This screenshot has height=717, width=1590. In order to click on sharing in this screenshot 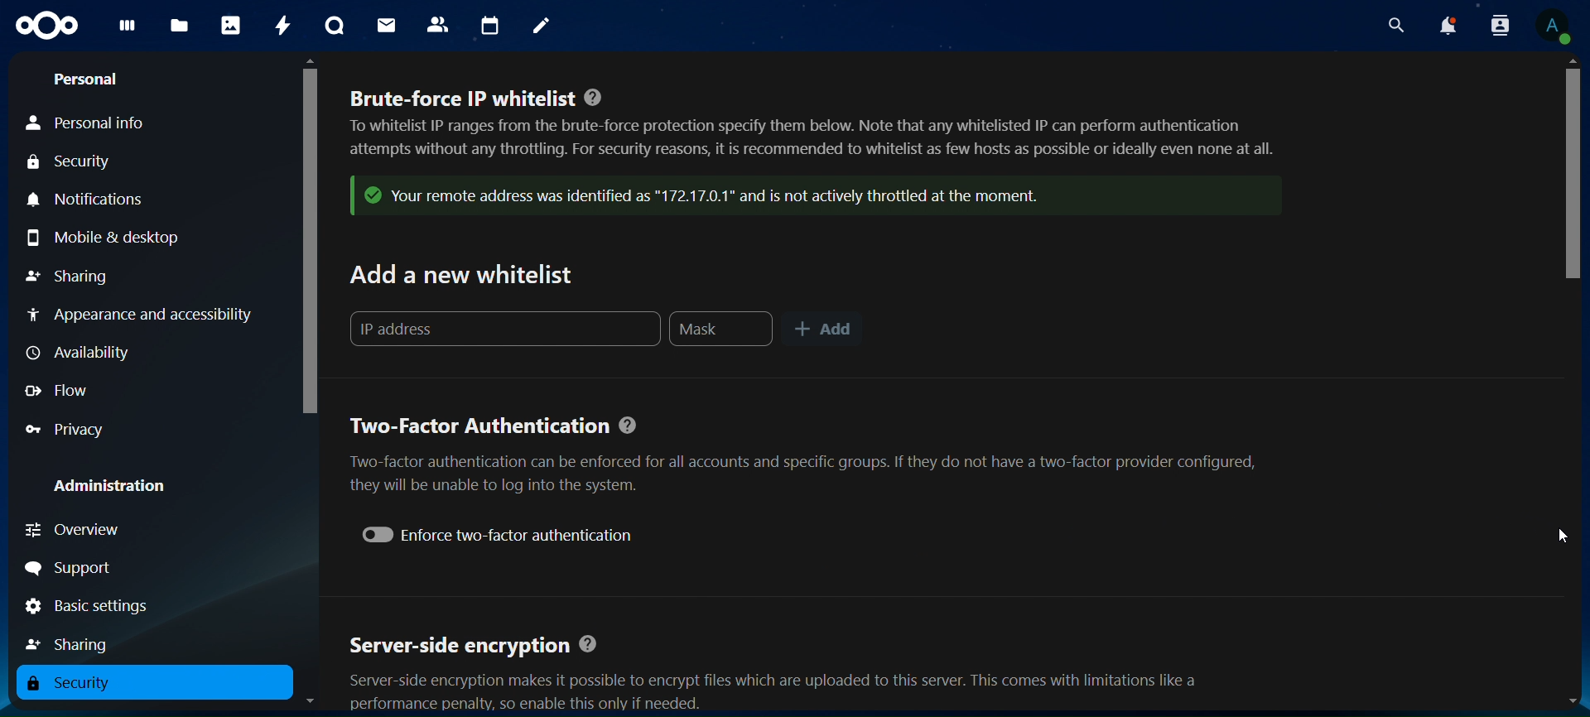, I will do `click(70, 273)`.